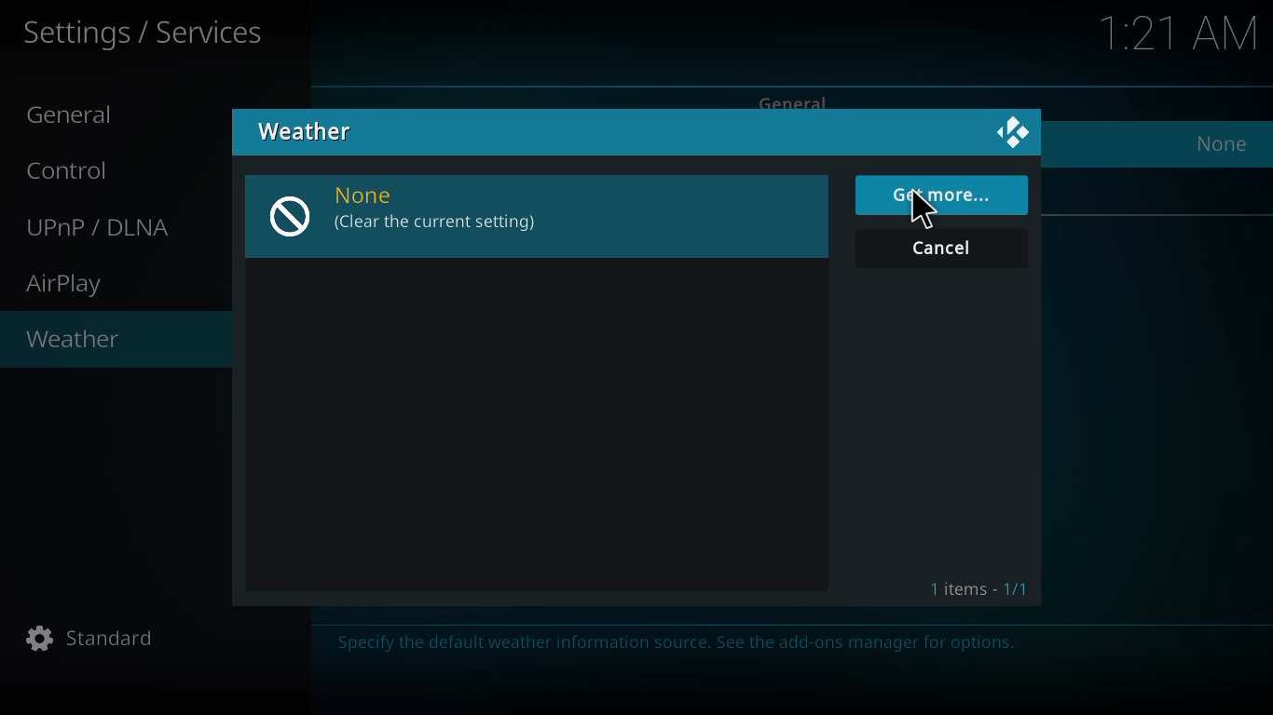  What do you see at coordinates (74, 341) in the screenshot?
I see `weather` at bounding box center [74, 341].